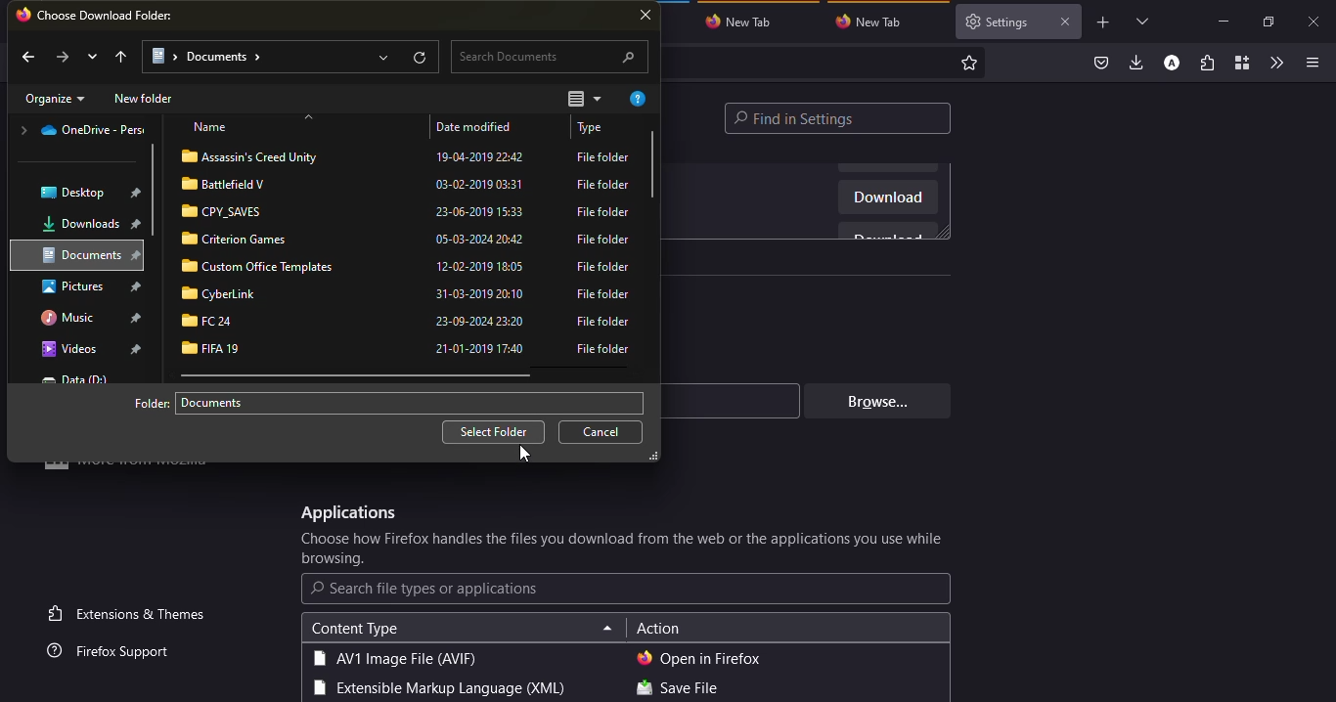  Describe the element at coordinates (1223, 21) in the screenshot. I see `minimize` at that location.